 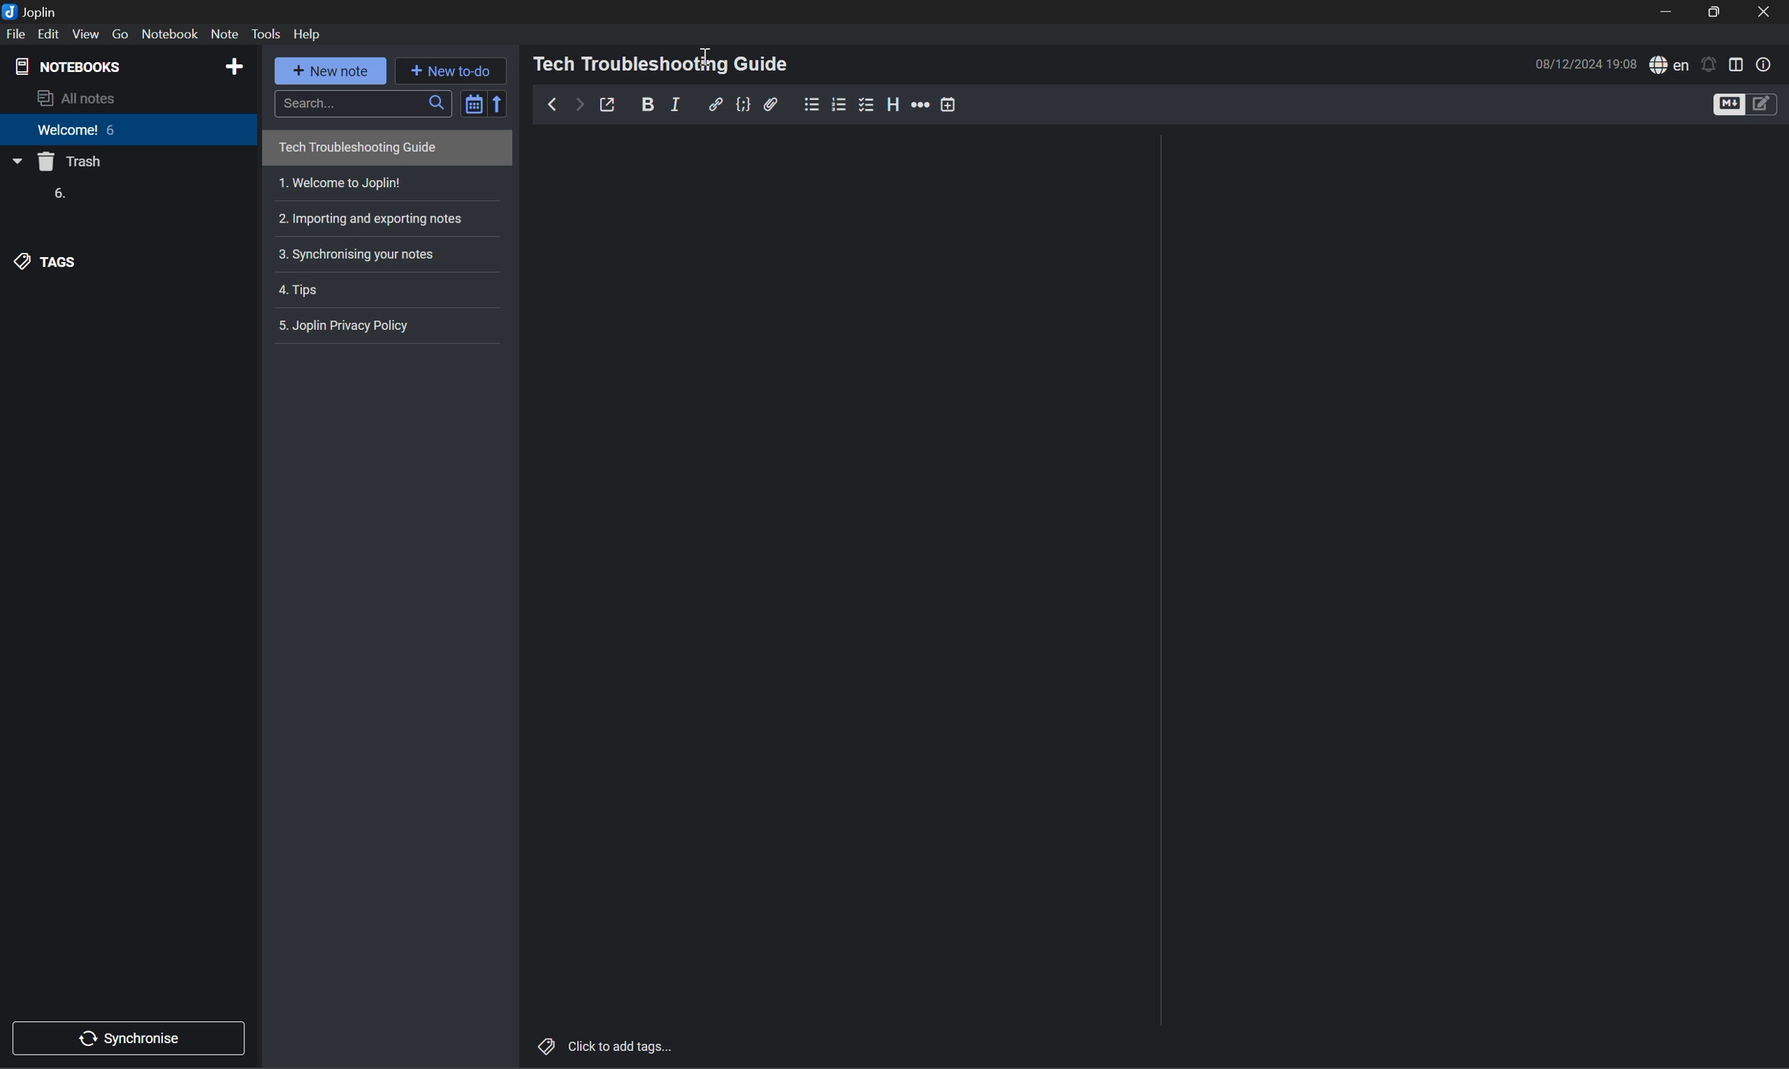 I want to click on File, so click(x=16, y=34).